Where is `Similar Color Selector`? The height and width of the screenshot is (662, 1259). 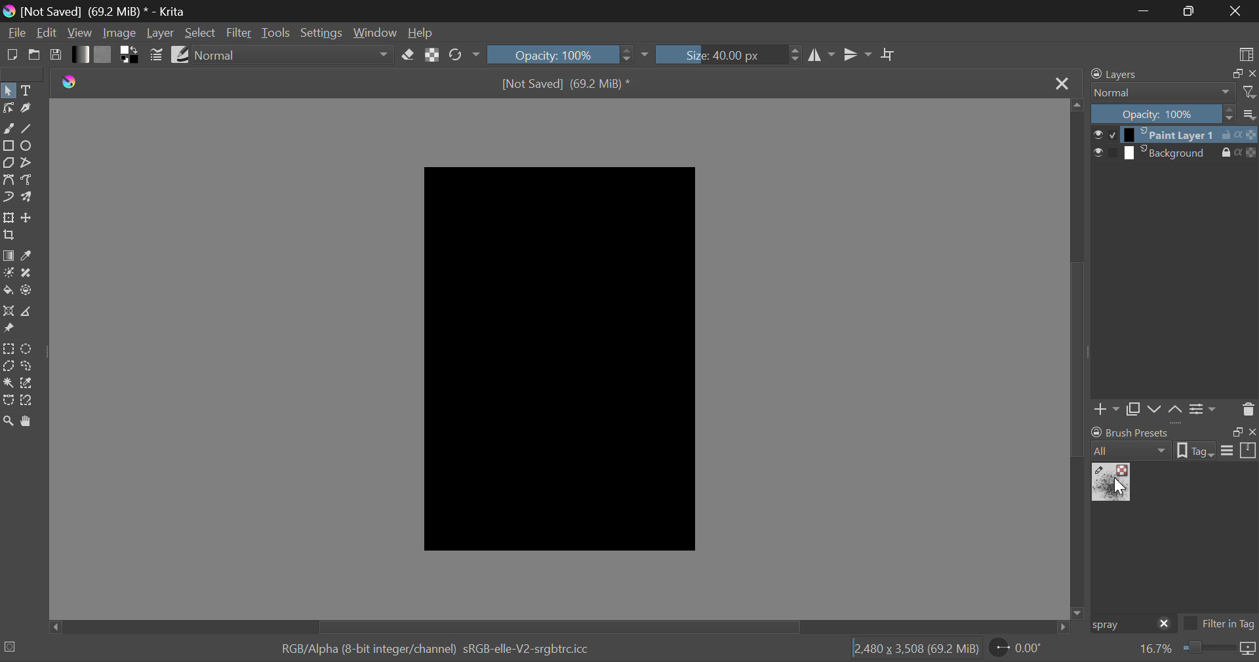
Similar Color Selector is located at coordinates (29, 383).